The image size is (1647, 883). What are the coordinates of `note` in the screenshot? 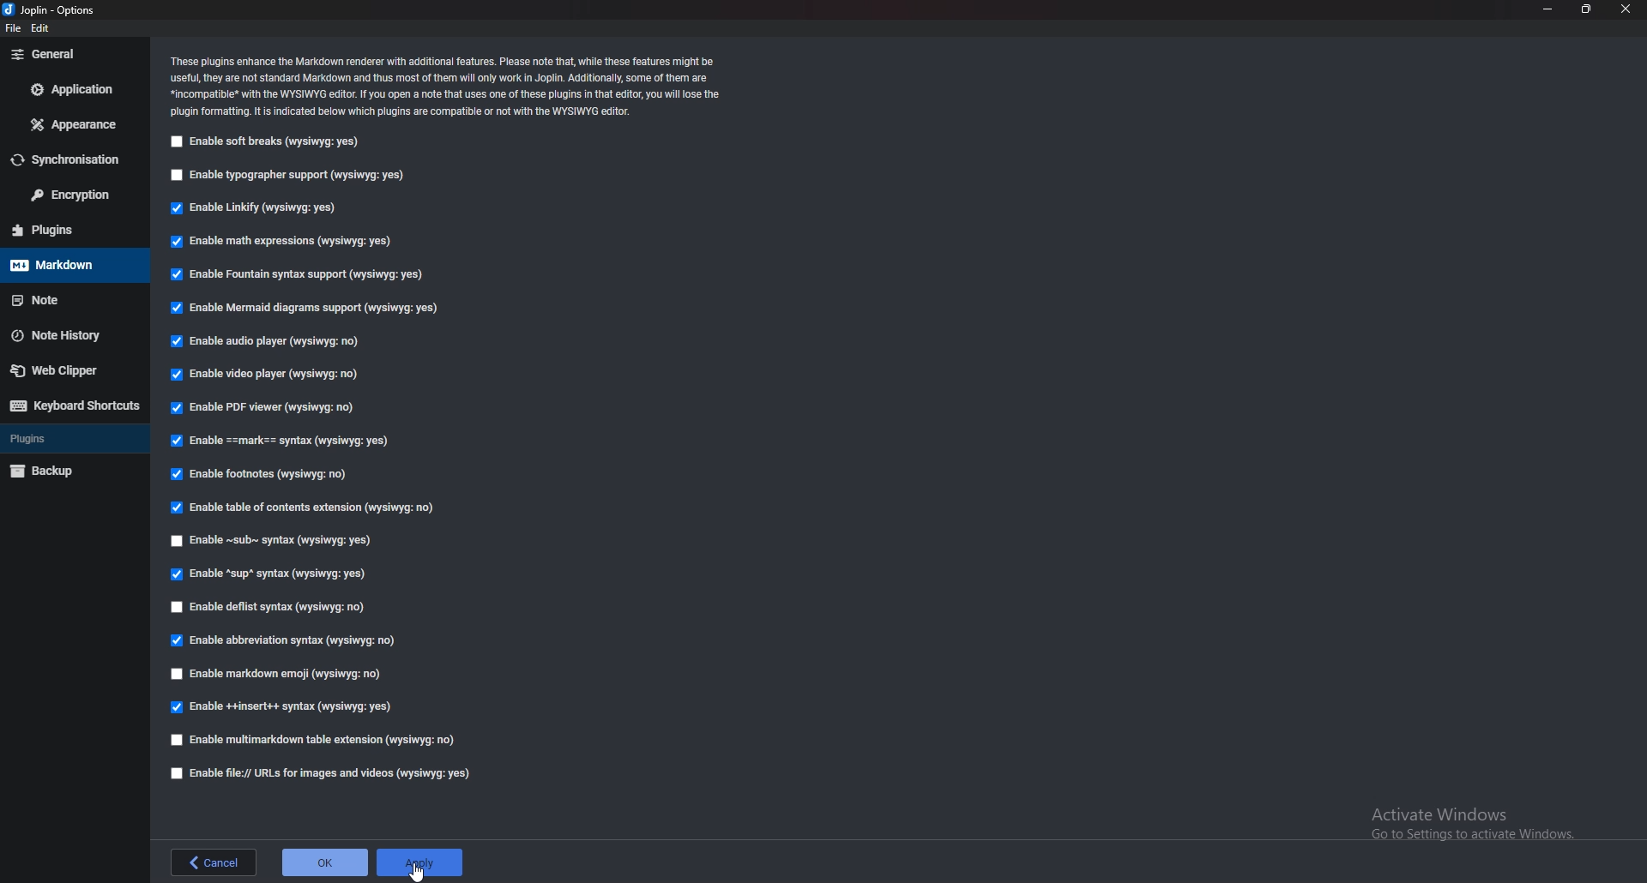 It's located at (67, 300).